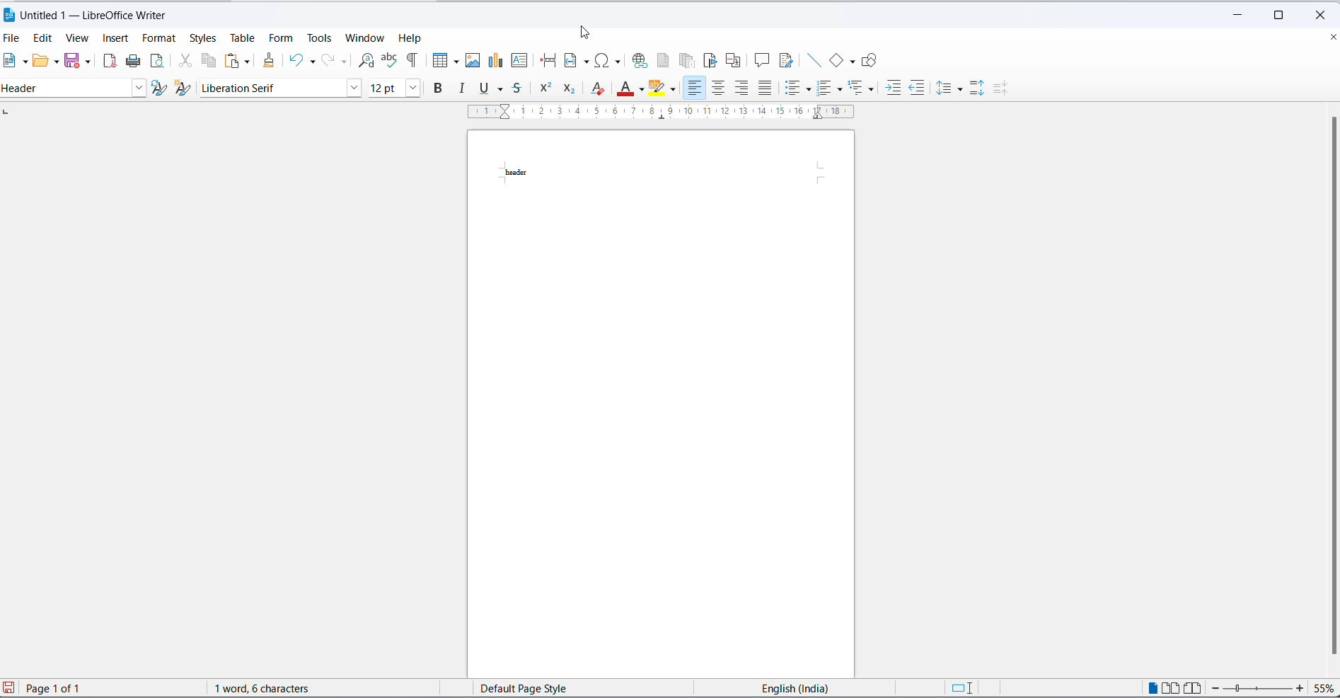 The image size is (1340, 698). What do you see at coordinates (437, 60) in the screenshot?
I see `insert table` at bounding box center [437, 60].